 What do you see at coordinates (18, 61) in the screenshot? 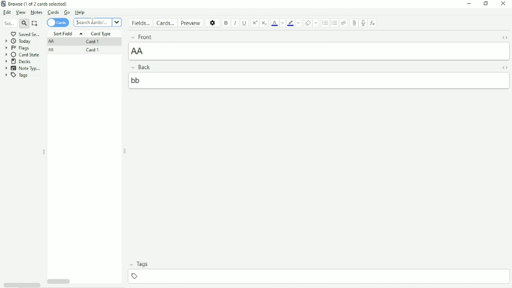
I see `Decks` at bounding box center [18, 61].